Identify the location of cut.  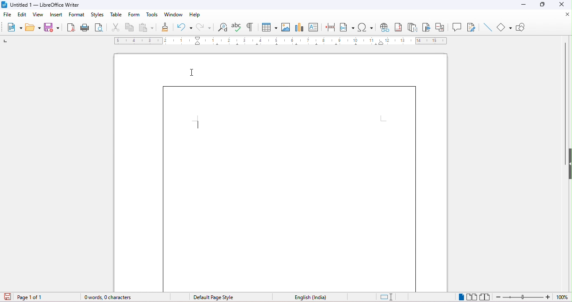
(115, 28).